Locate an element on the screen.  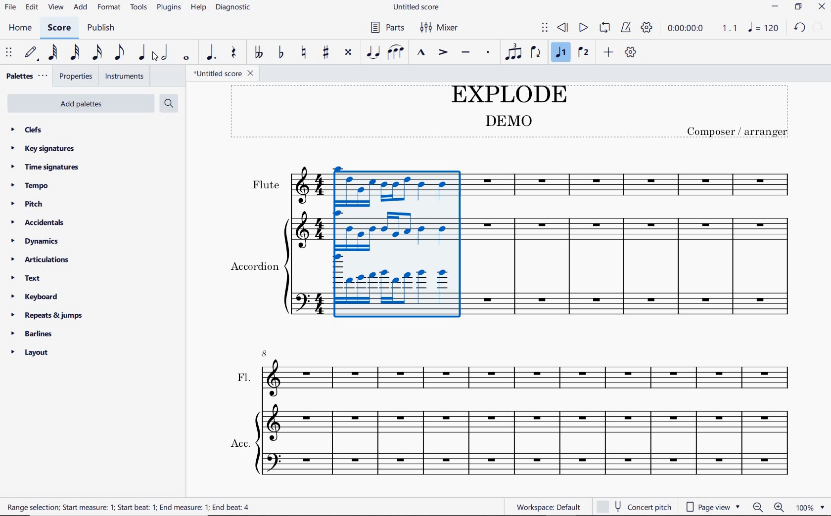
publish is located at coordinates (101, 28).